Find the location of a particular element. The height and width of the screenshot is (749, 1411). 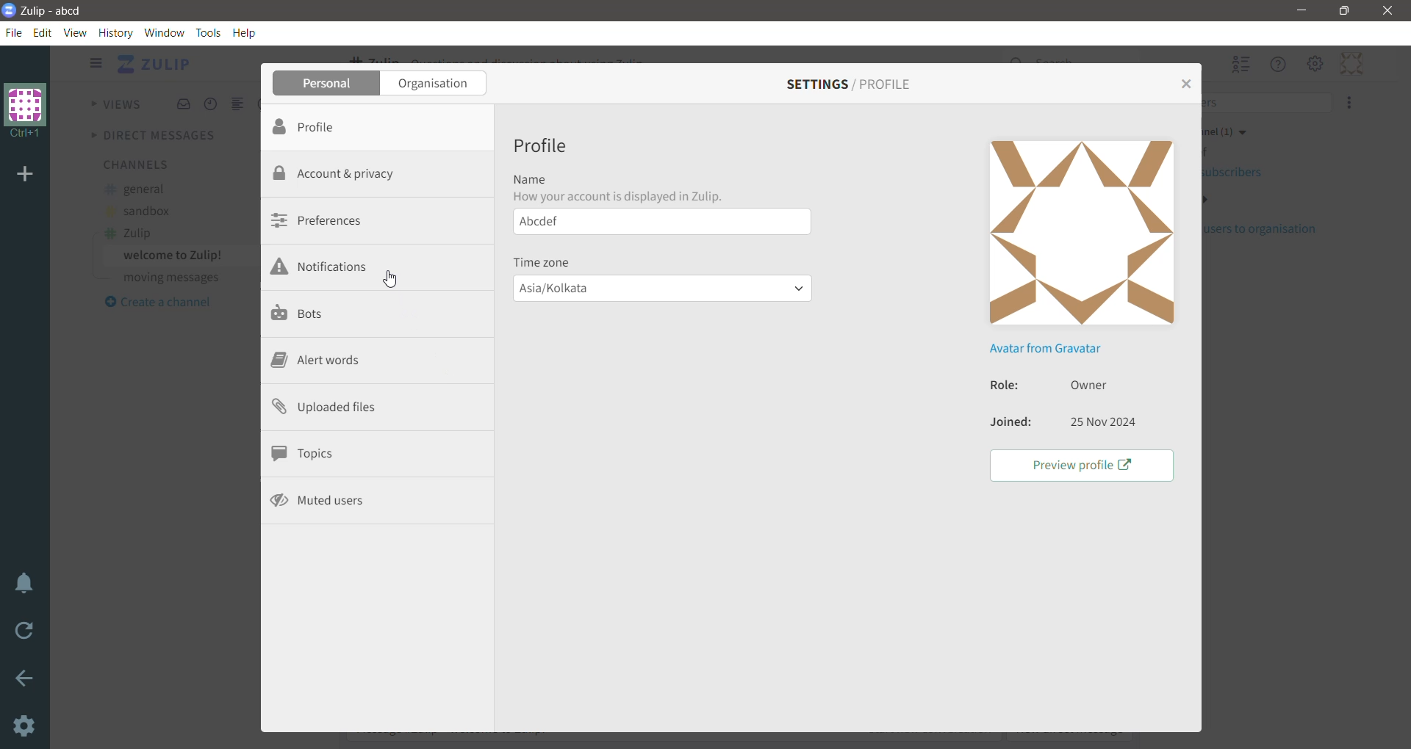

Close is located at coordinates (1387, 11).